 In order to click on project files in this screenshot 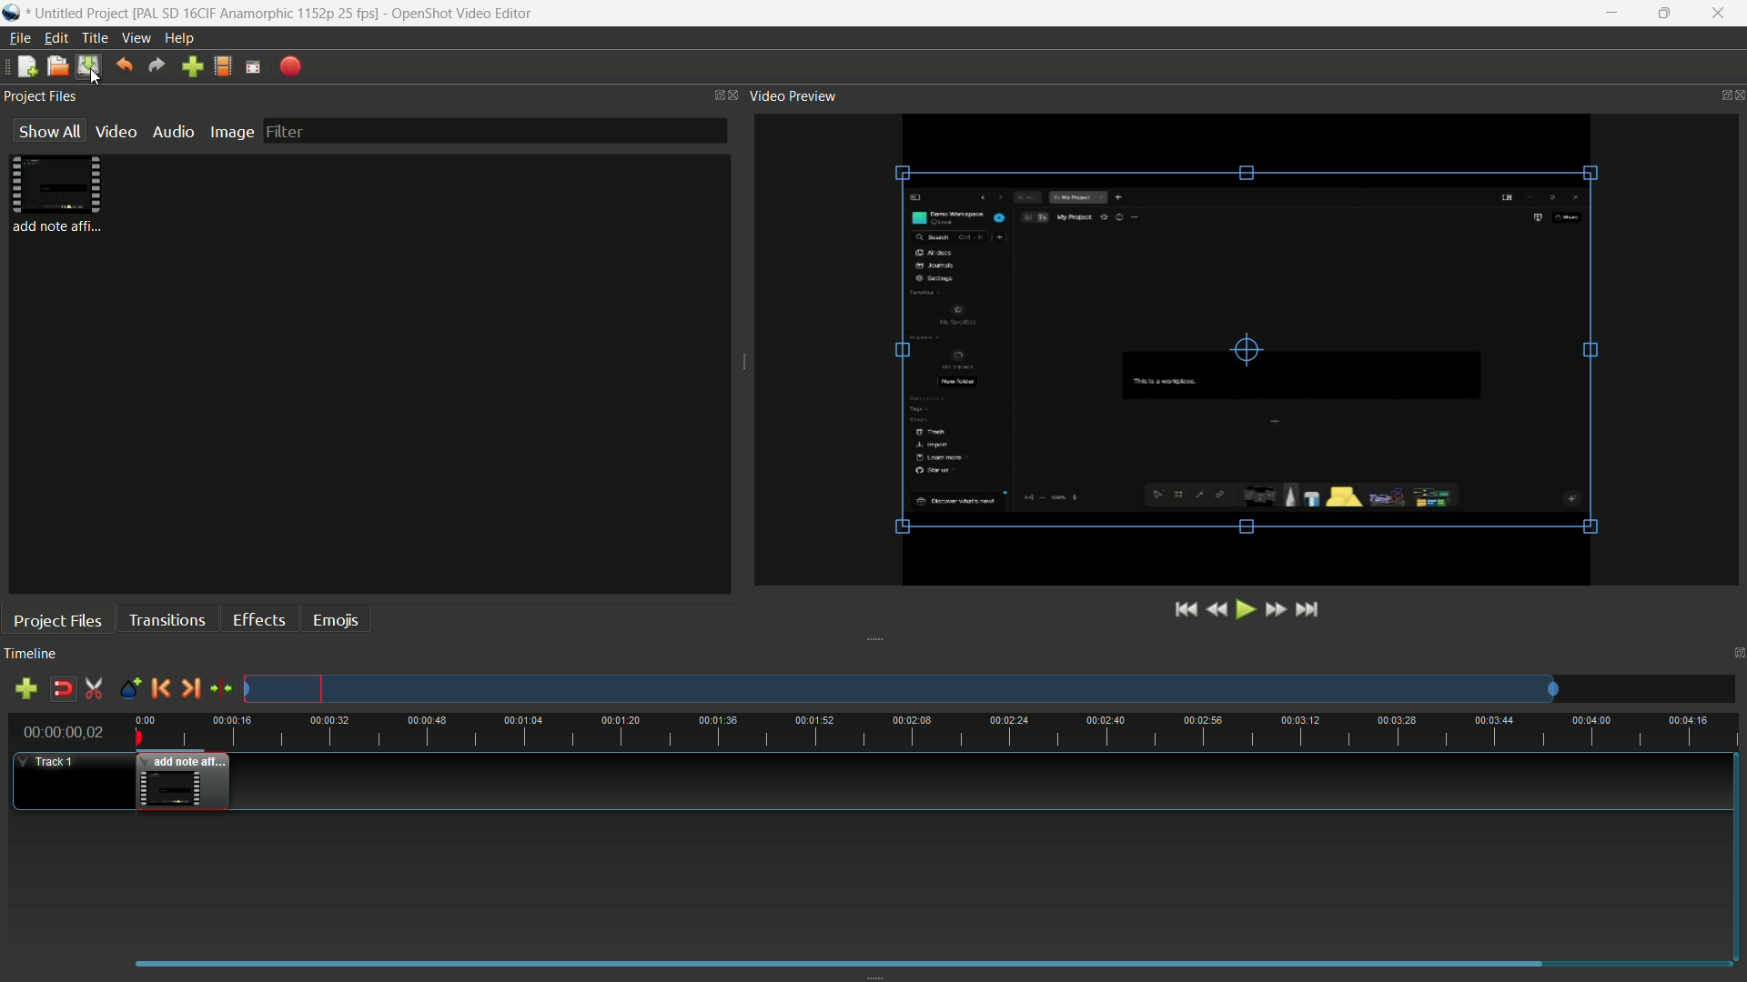, I will do `click(41, 96)`.